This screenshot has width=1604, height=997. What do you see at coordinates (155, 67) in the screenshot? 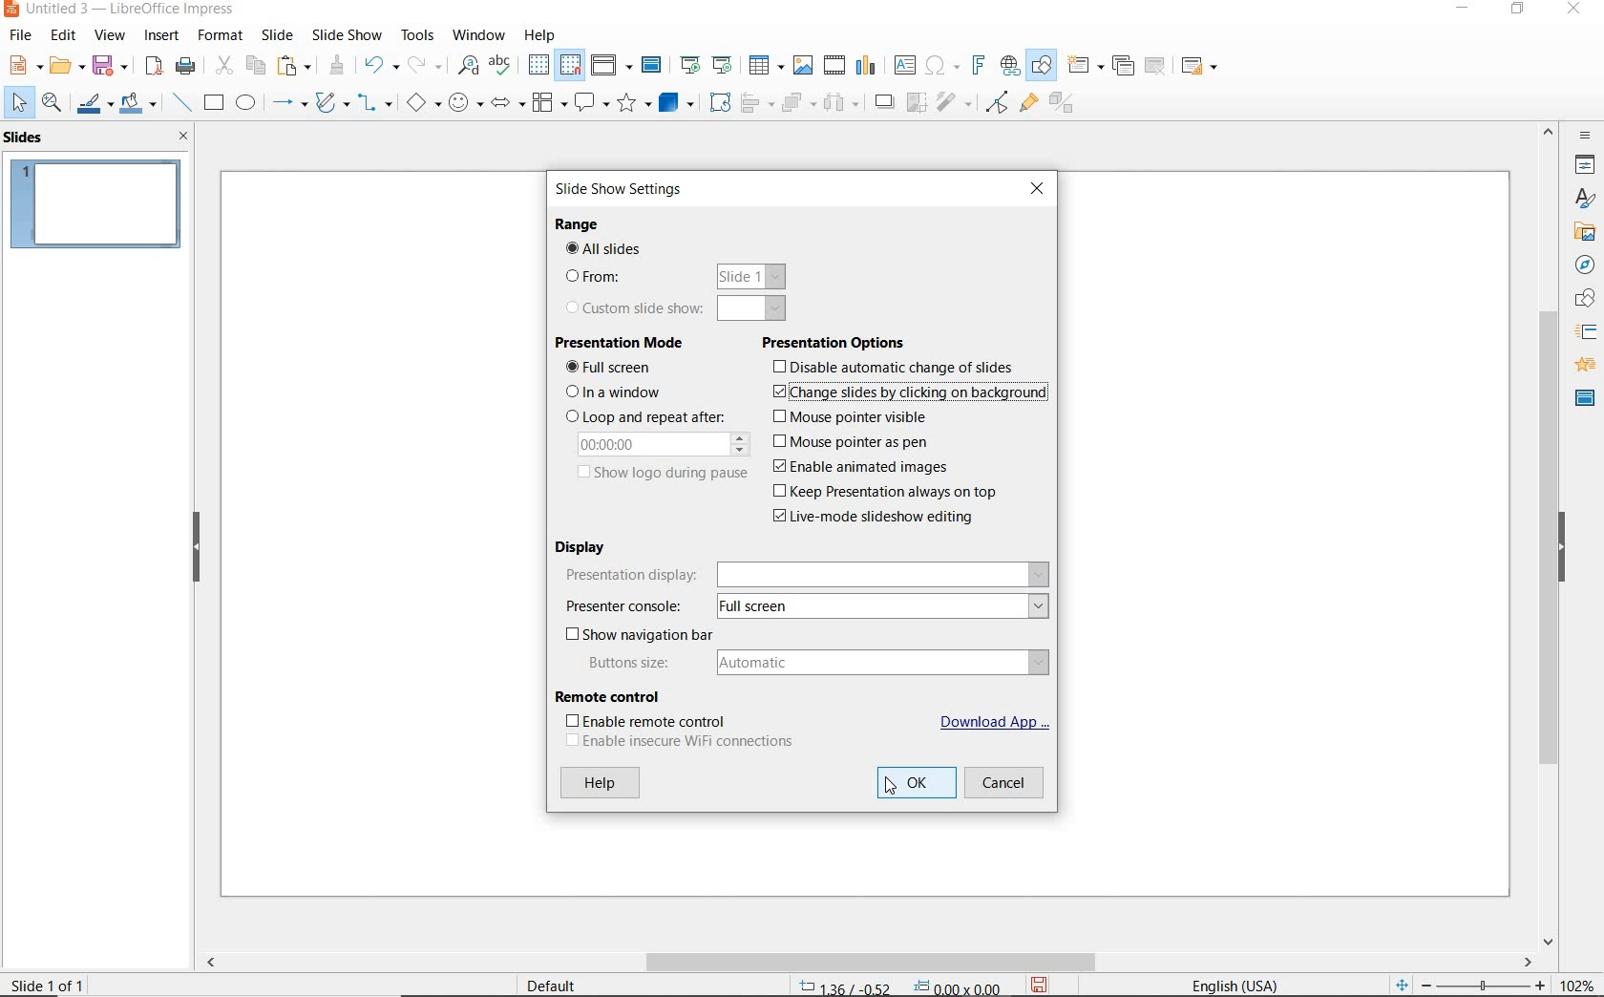
I see `EXPORT AS PDF` at bounding box center [155, 67].